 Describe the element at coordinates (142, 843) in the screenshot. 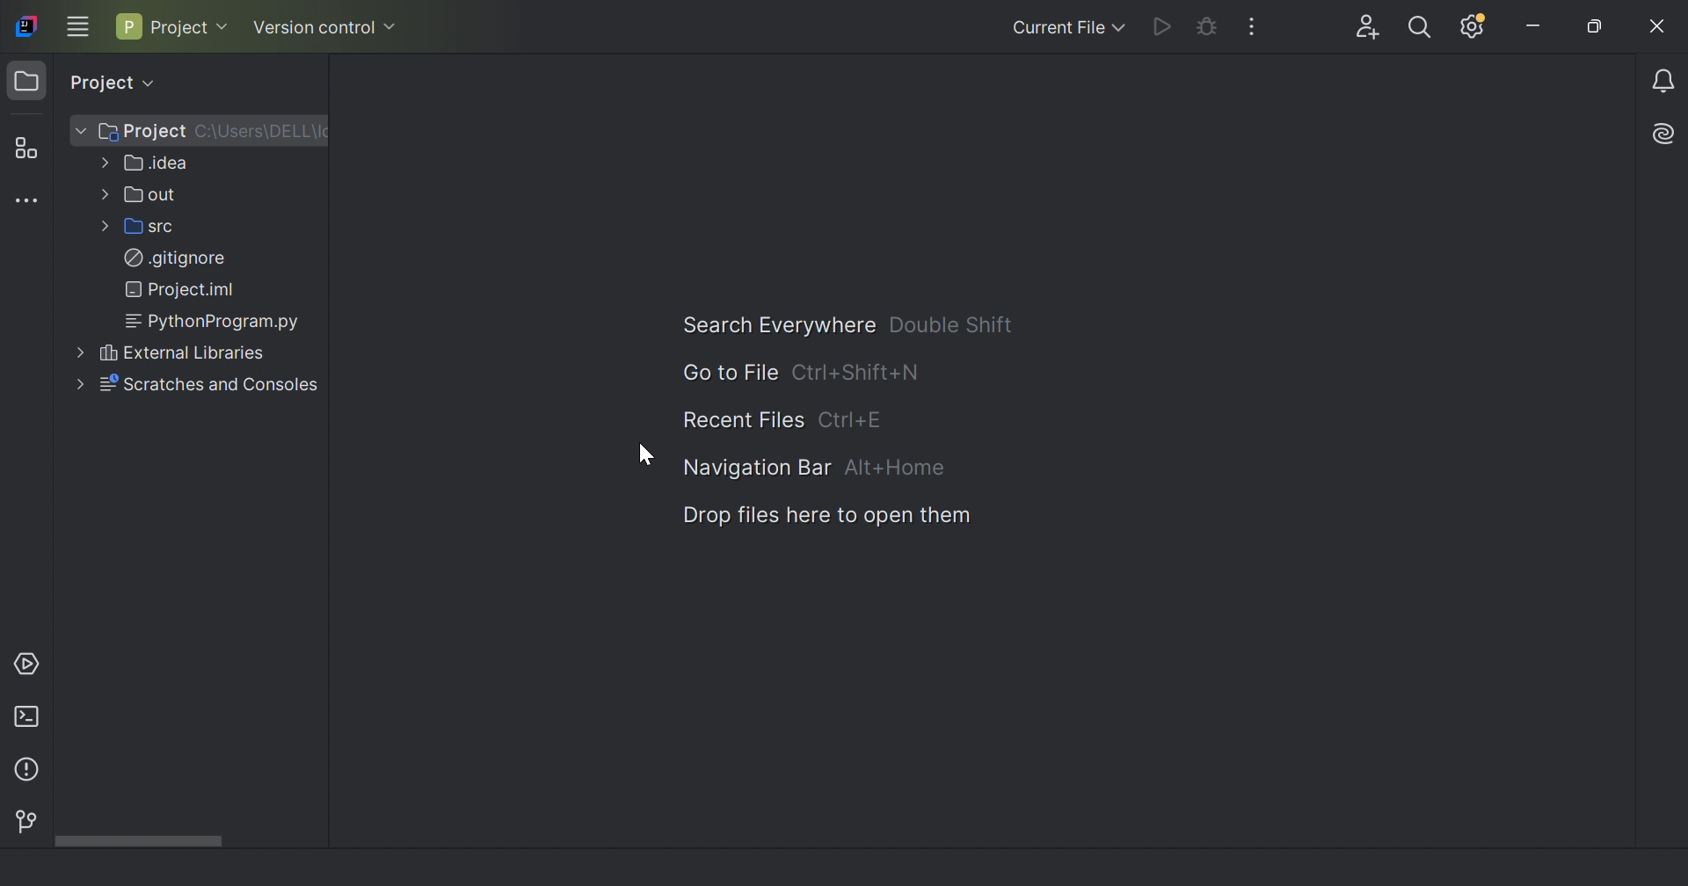

I see `Scroll bar` at that location.